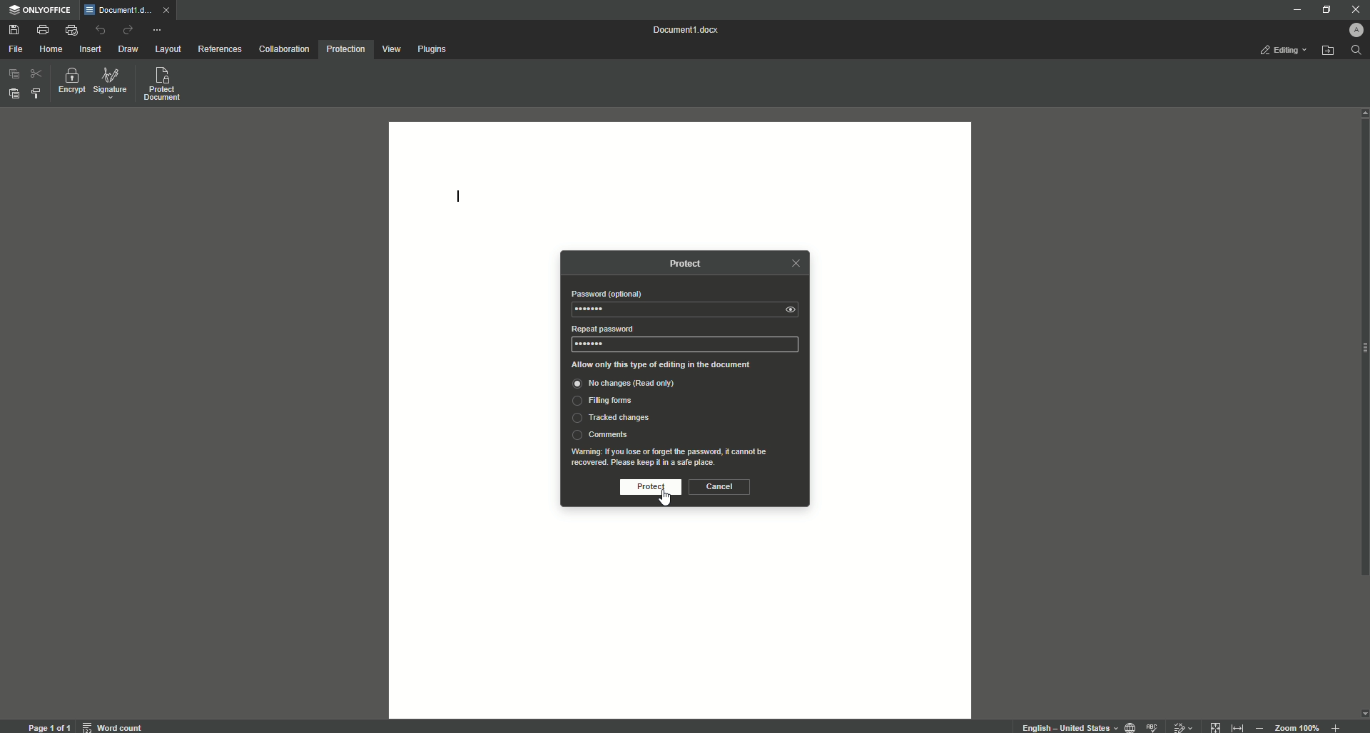  What do you see at coordinates (589, 344) in the screenshot?
I see `Repeated password` at bounding box center [589, 344].